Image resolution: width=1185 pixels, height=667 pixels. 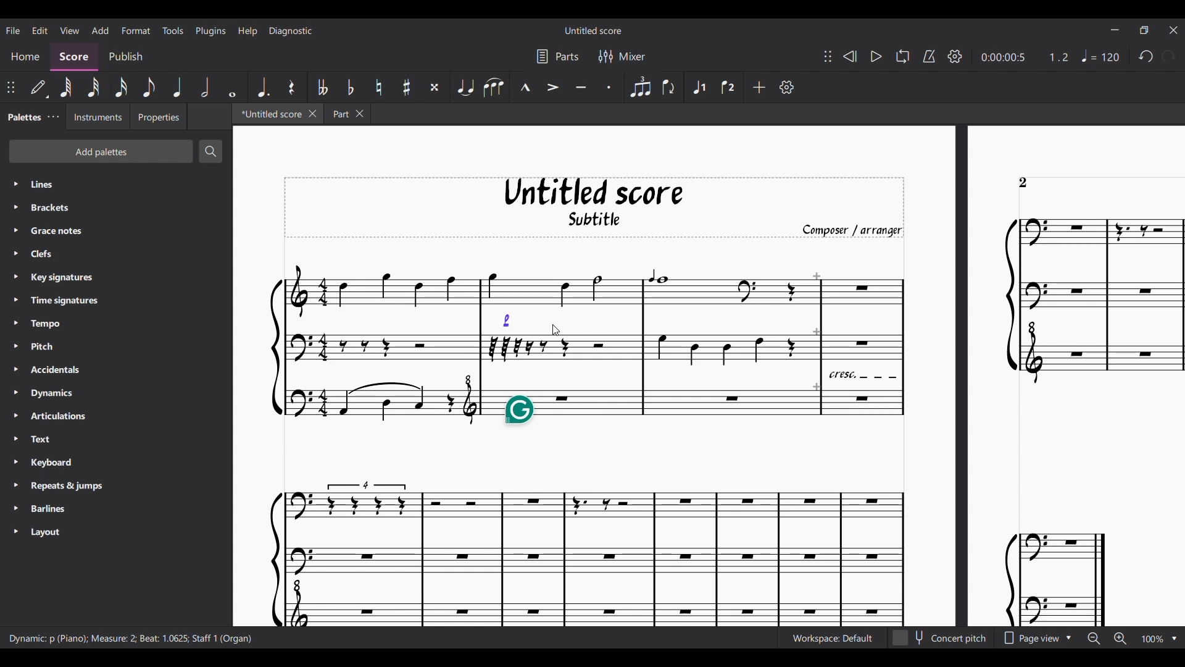 I want to click on Looping playback, so click(x=903, y=56).